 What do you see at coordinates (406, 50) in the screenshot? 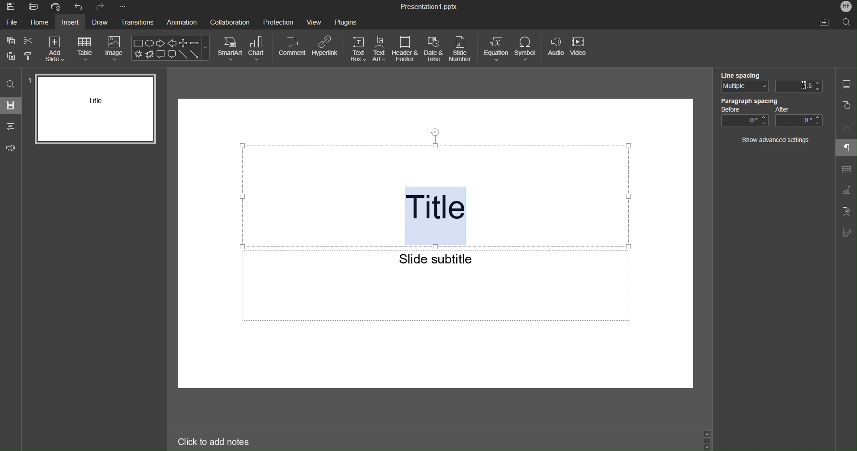
I see `Header & Footer` at bounding box center [406, 50].